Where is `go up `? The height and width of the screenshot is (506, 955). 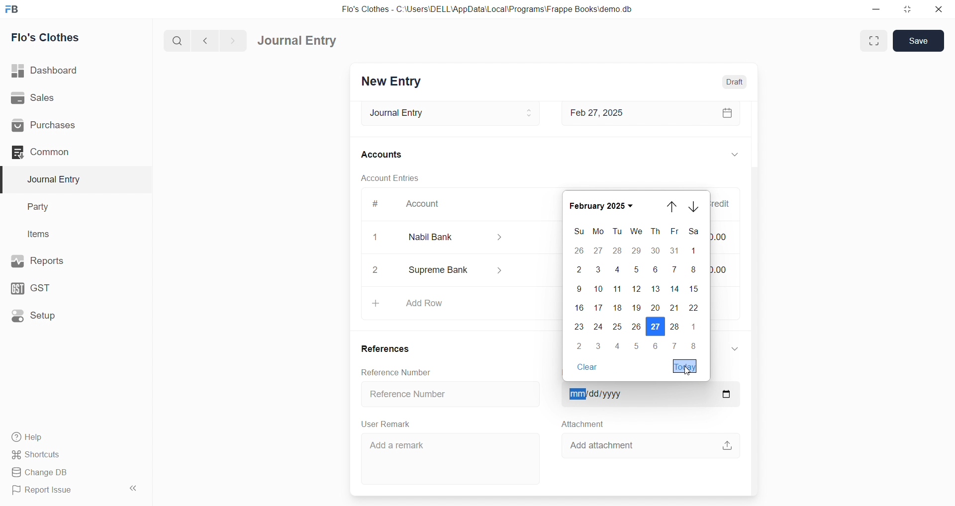
go up  is located at coordinates (671, 207).